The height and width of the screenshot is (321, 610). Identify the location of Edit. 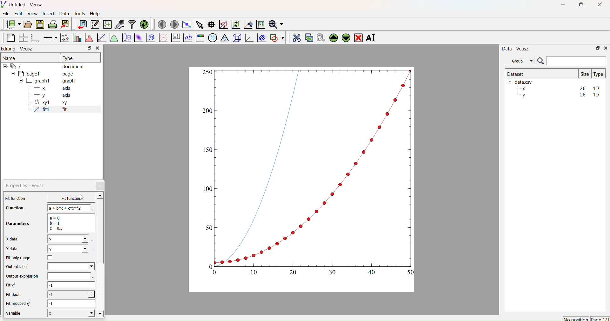
(18, 13).